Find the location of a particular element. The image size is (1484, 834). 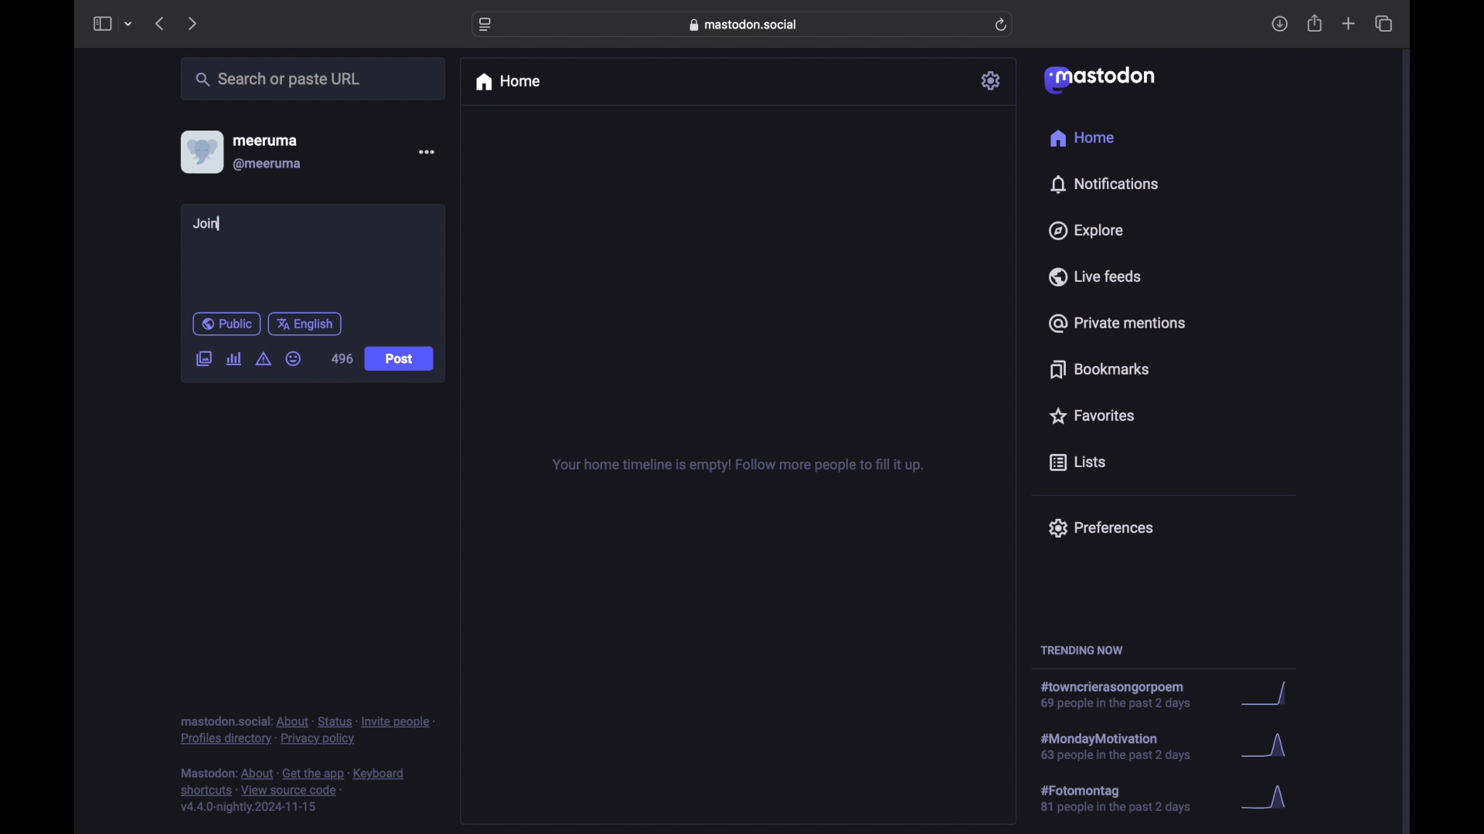

Post is located at coordinates (398, 358).